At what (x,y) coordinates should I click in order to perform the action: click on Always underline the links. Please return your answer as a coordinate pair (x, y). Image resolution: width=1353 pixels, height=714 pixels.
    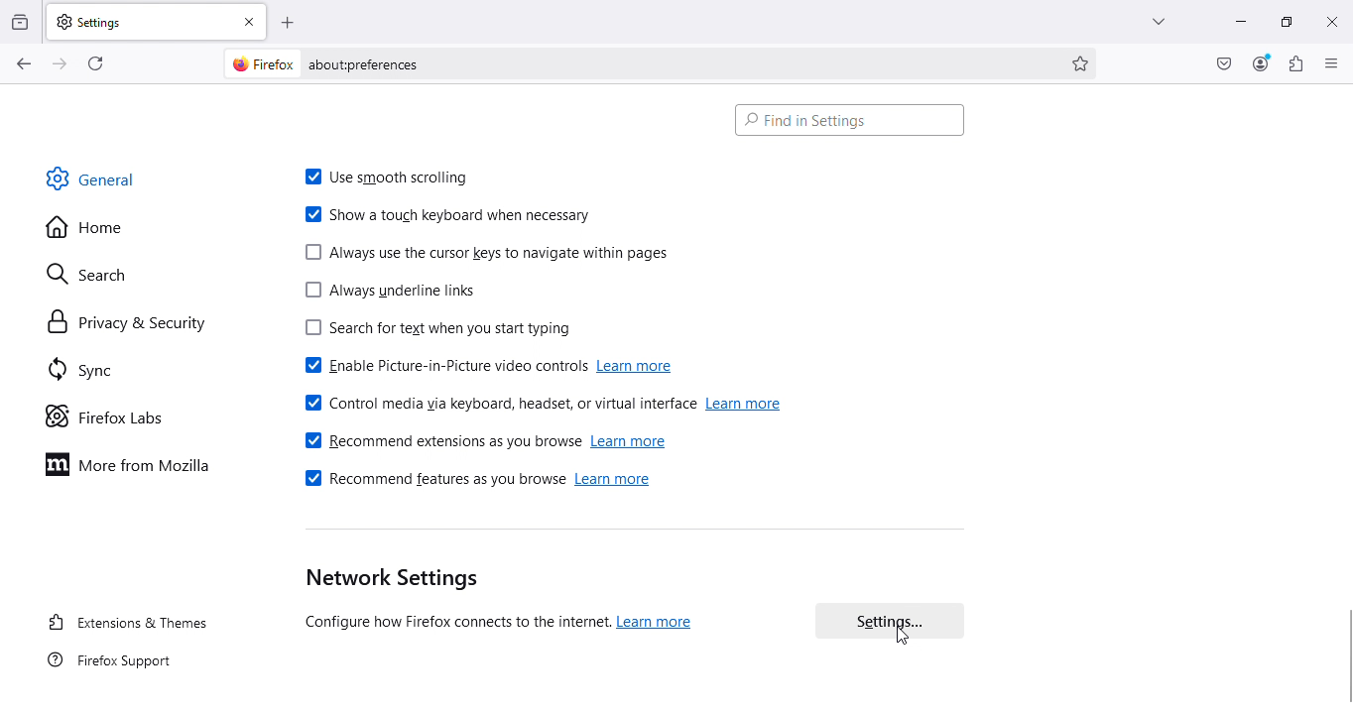
    Looking at the image, I should click on (389, 294).